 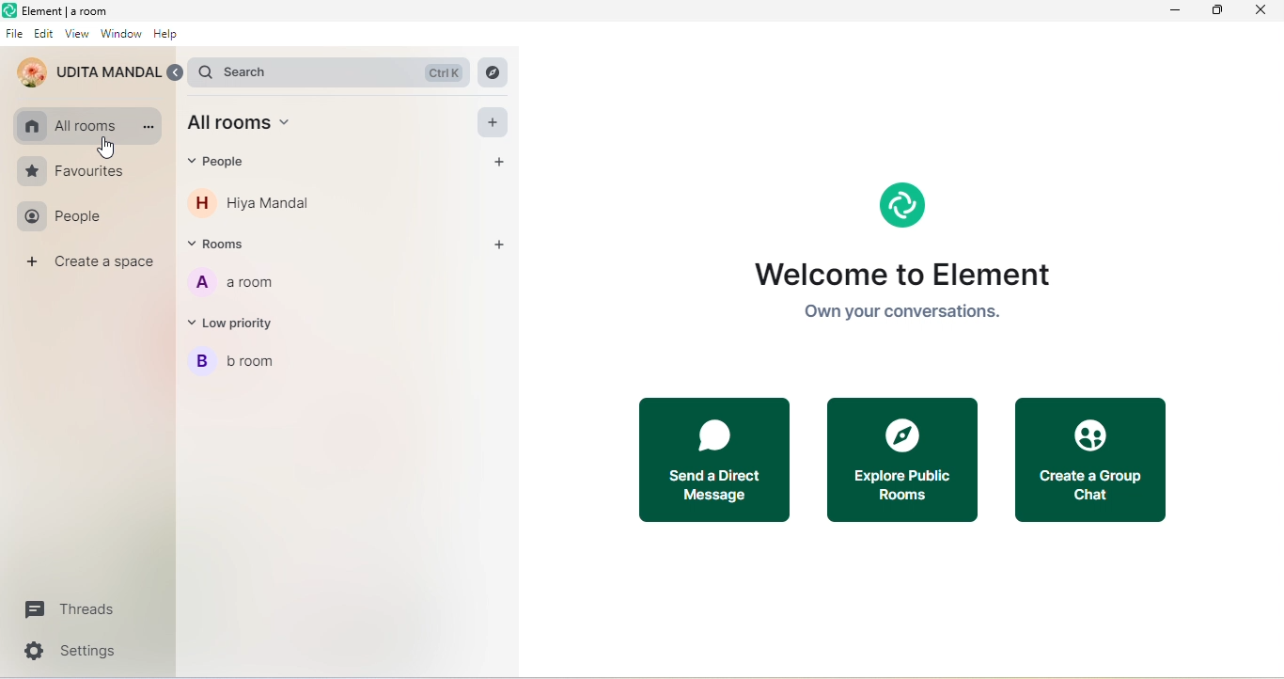 What do you see at coordinates (502, 163) in the screenshot?
I see `Add People` at bounding box center [502, 163].